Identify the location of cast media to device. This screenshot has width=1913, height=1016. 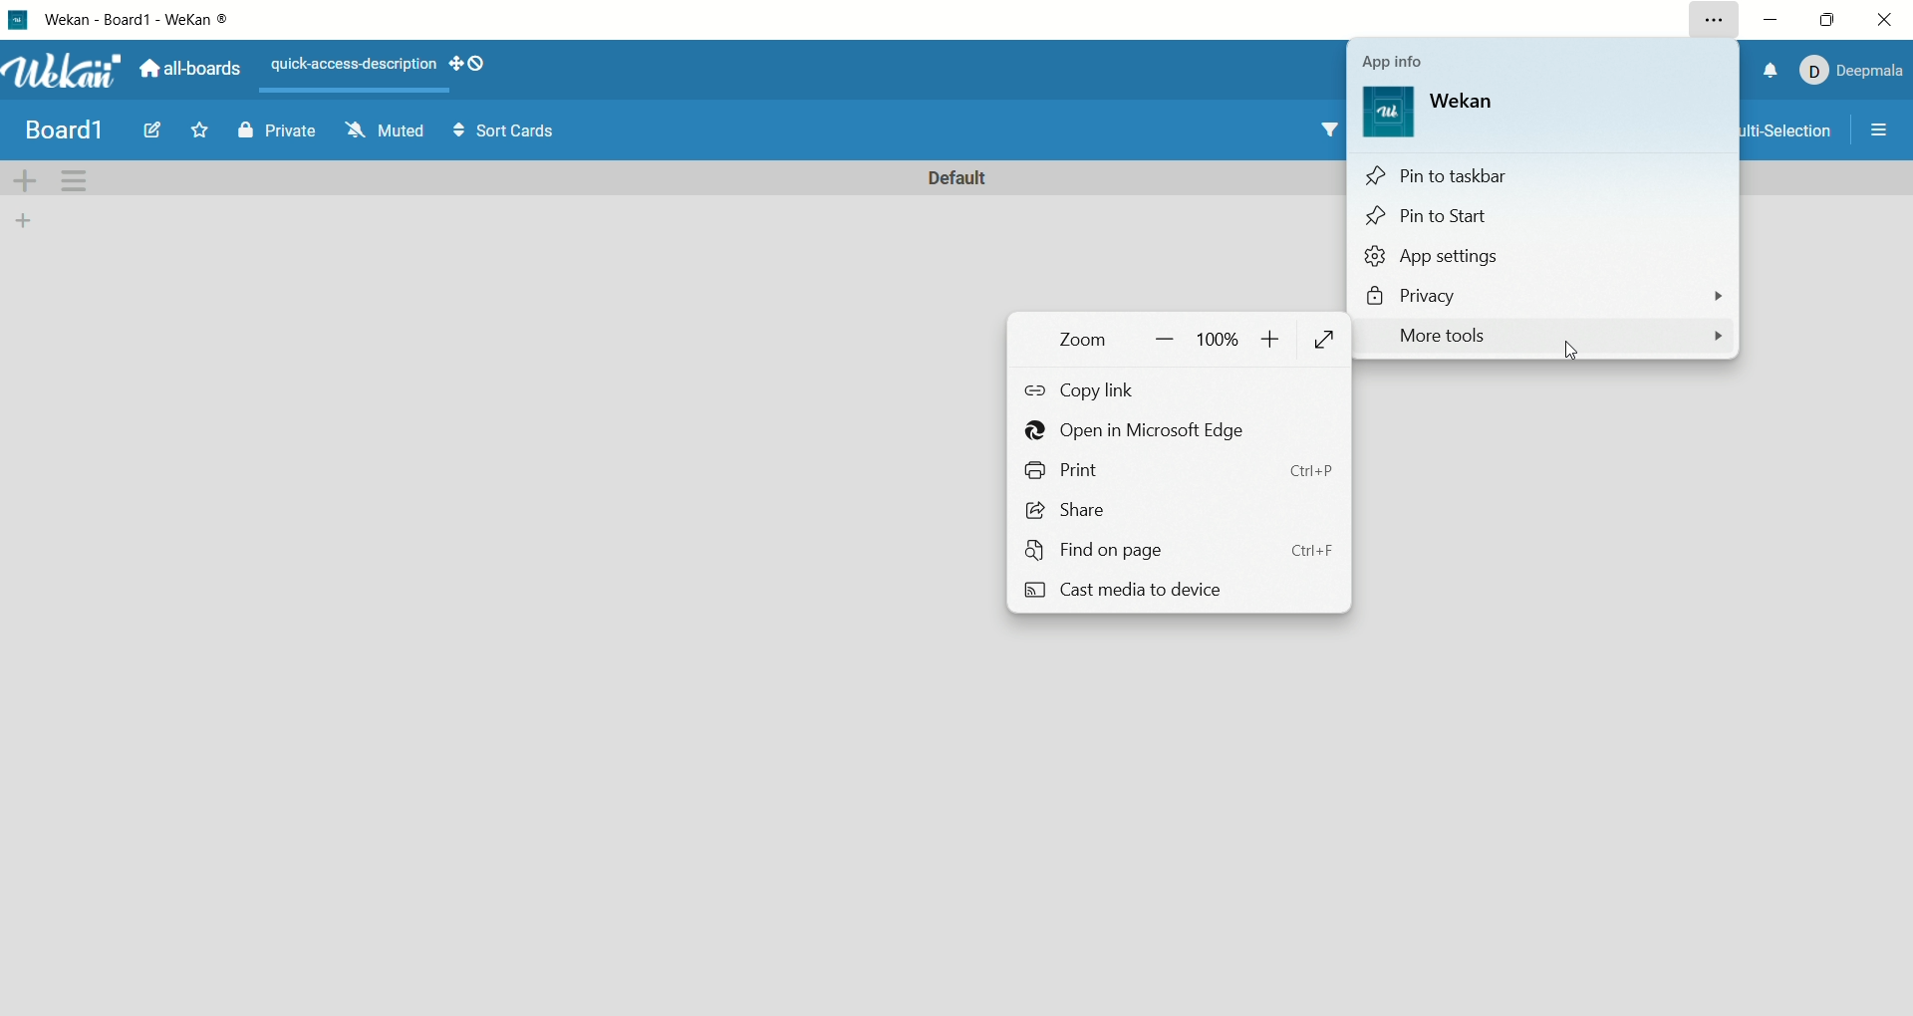
(1175, 595).